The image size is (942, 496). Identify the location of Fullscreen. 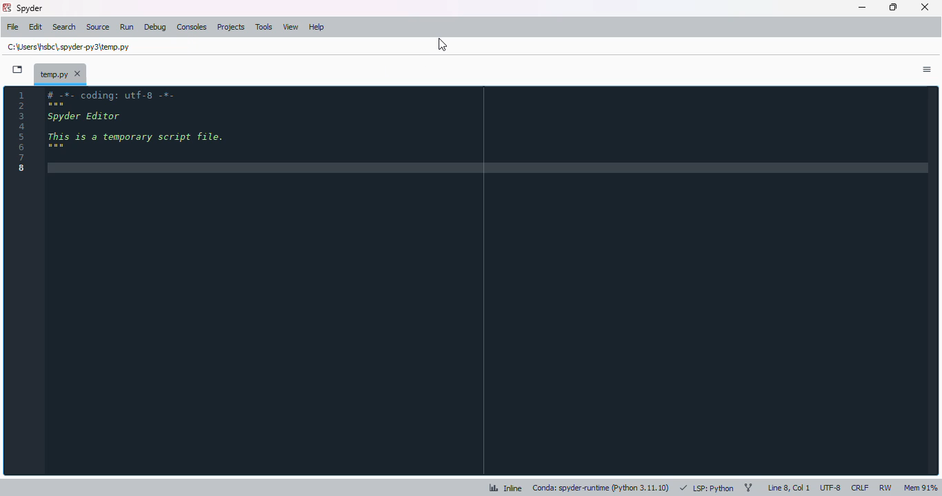
(18, 70).